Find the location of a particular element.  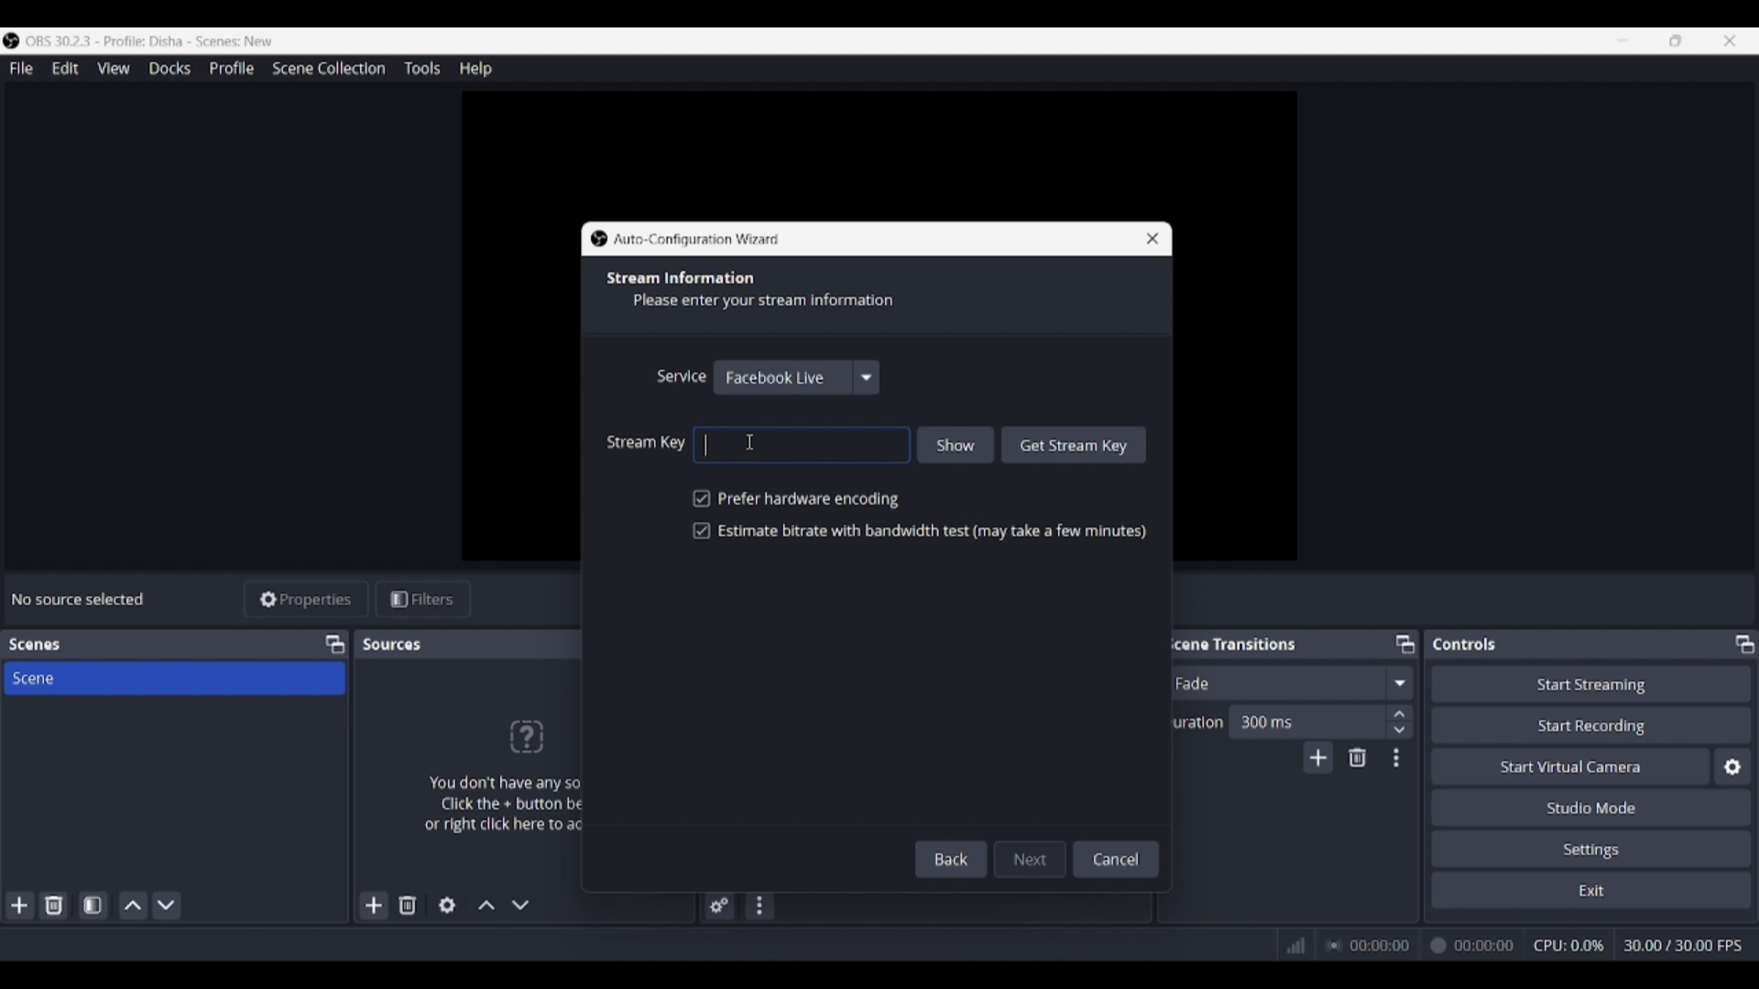

Back is located at coordinates (955, 859).